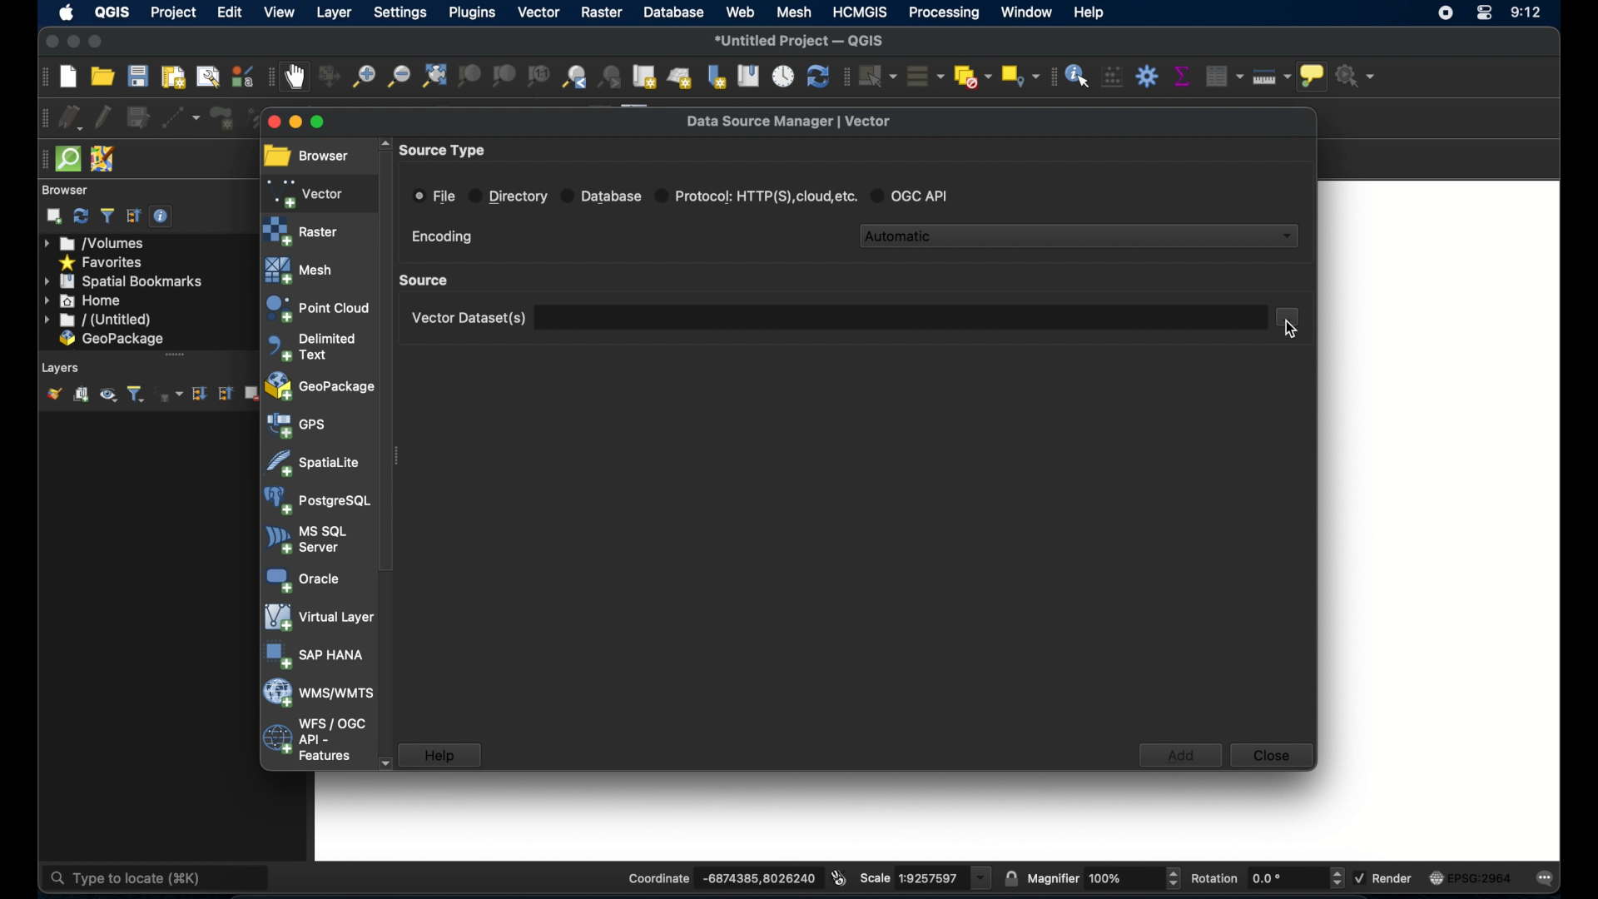  What do you see at coordinates (1446, 12) in the screenshot?
I see `screen recorder icon` at bounding box center [1446, 12].